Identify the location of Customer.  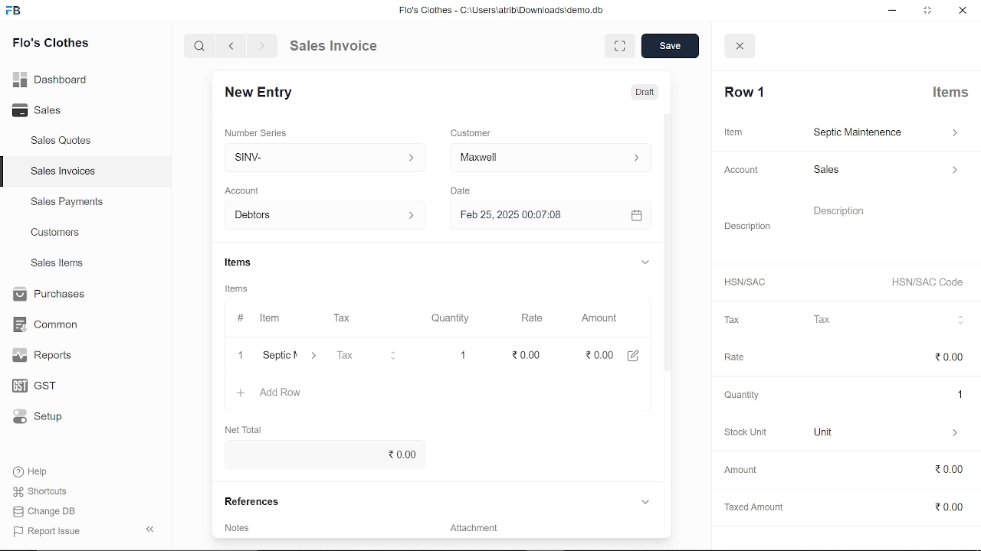
(471, 132).